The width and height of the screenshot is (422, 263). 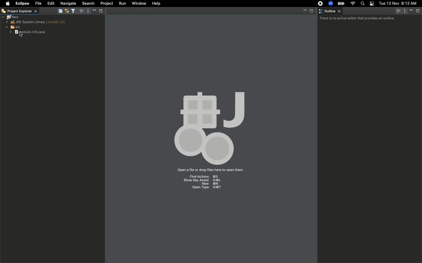 What do you see at coordinates (156, 4) in the screenshot?
I see `Help` at bounding box center [156, 4].